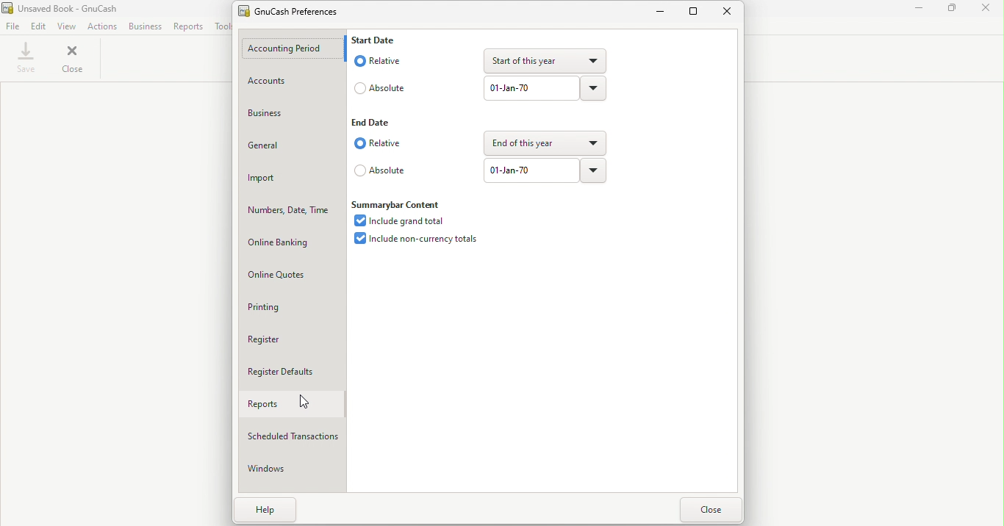 This screenshot has height=526, width=1004. What do you see at coordinates (293, 466) in the screenshot?
I see `Windows` at bounding box center [293, 466].